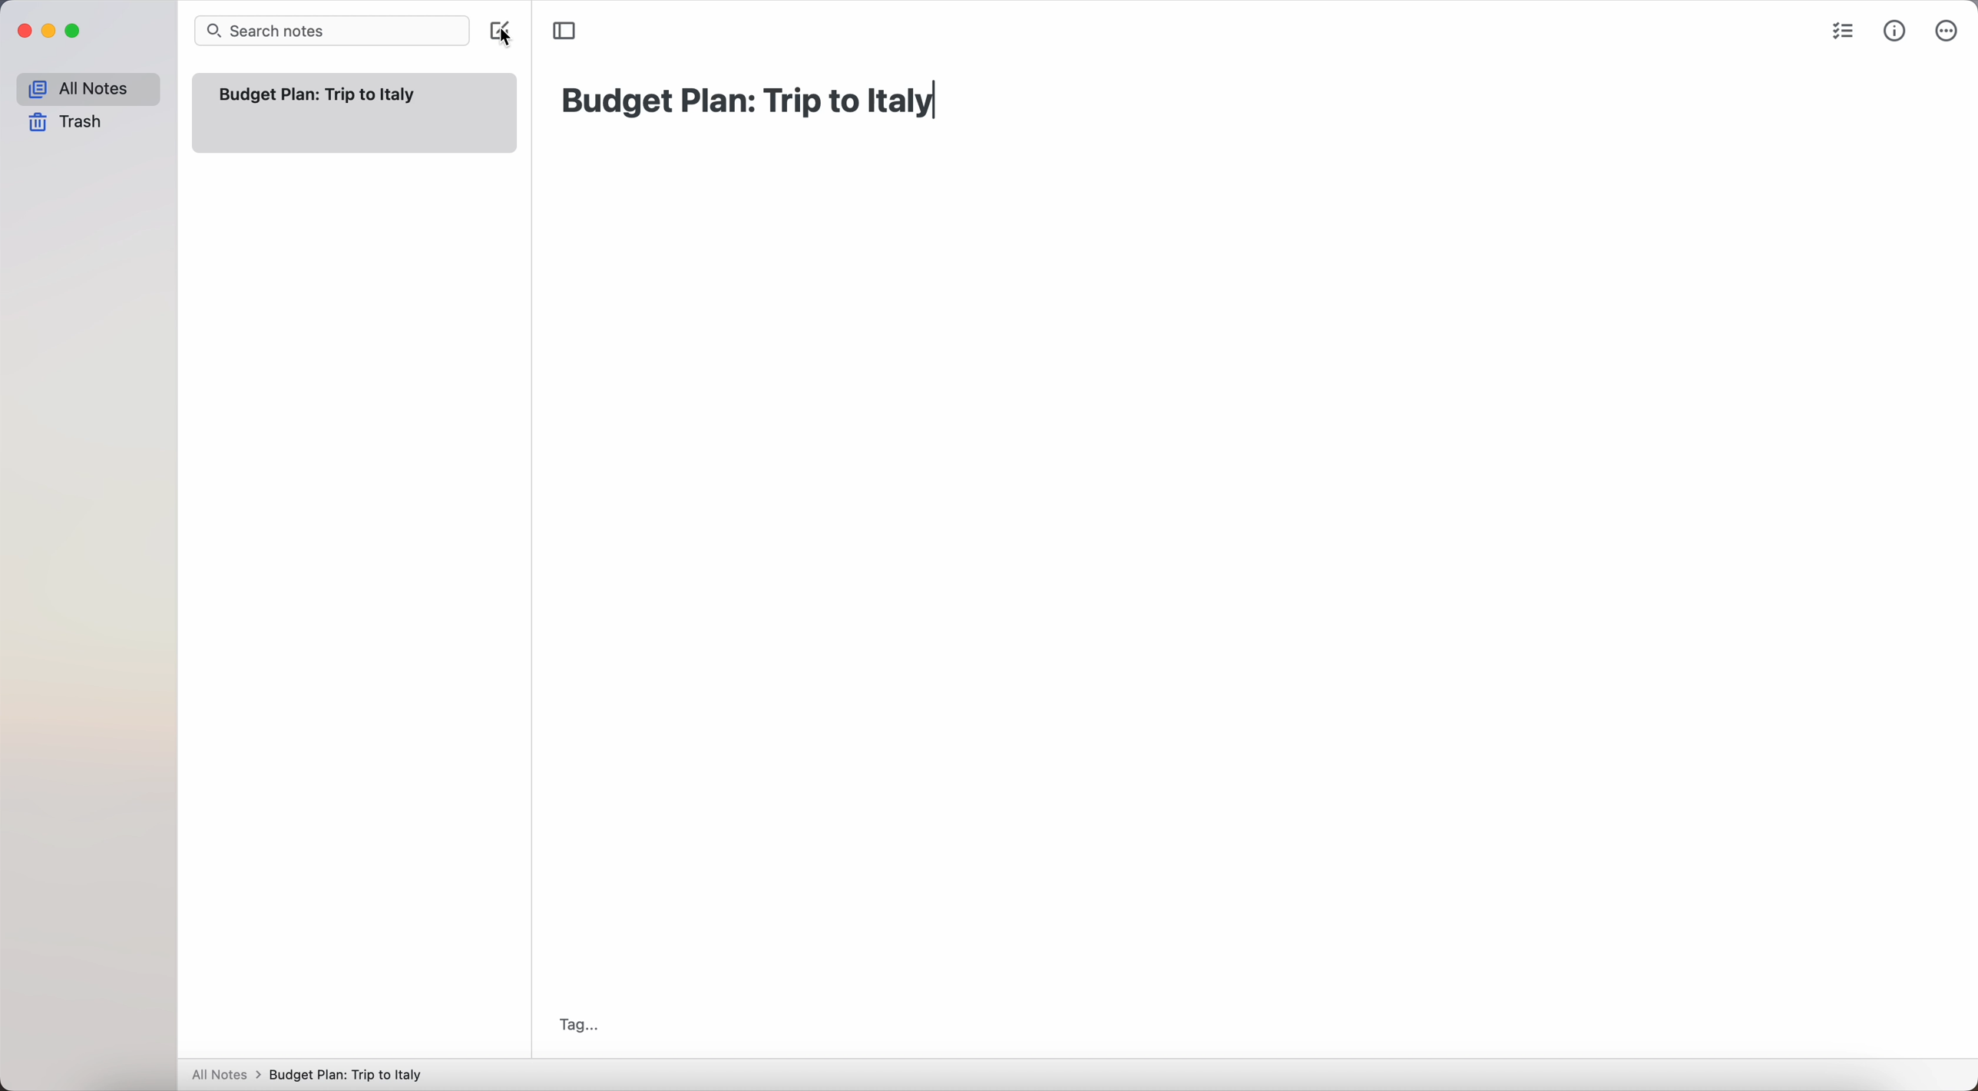 This screenshot has width=1978, height=1091. I want to click on toggle sidebar, so click(565, 30).